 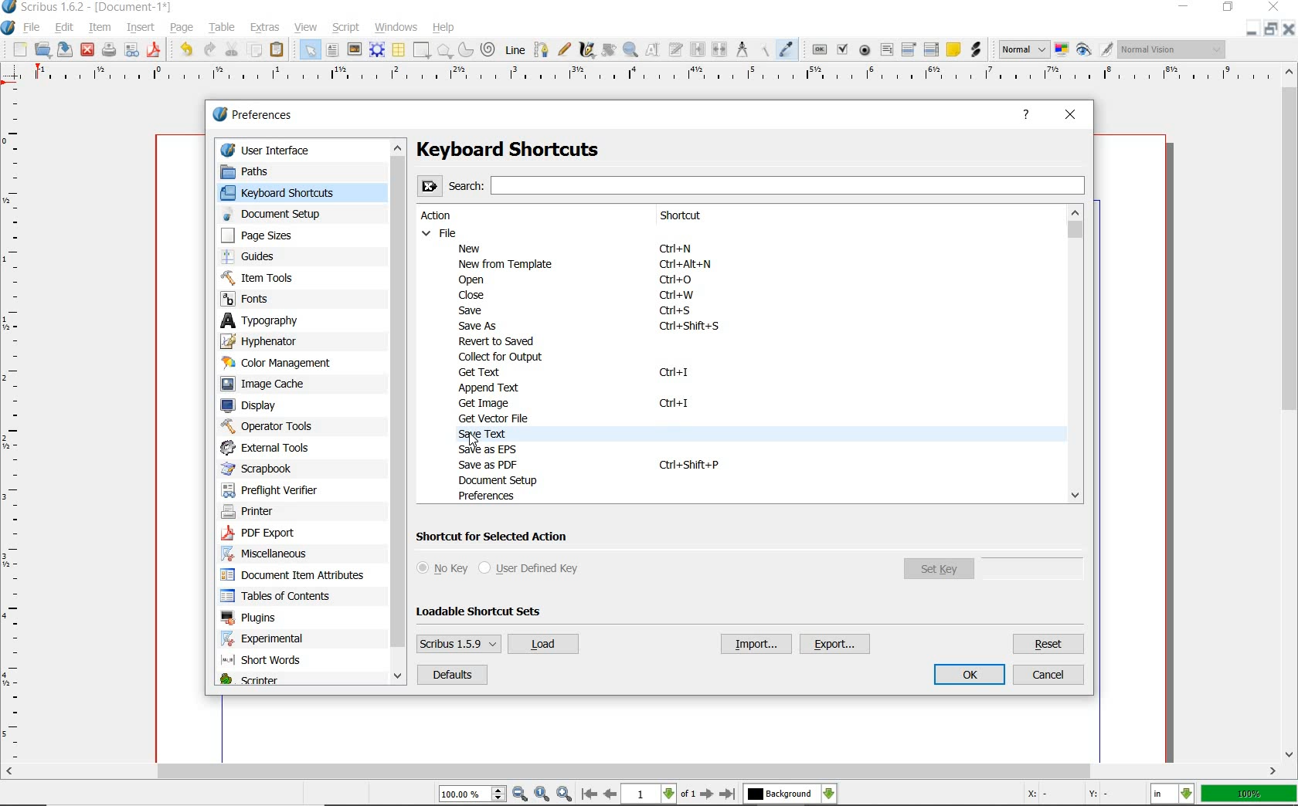 I want to click on item tools, so click(x=271, y=277).